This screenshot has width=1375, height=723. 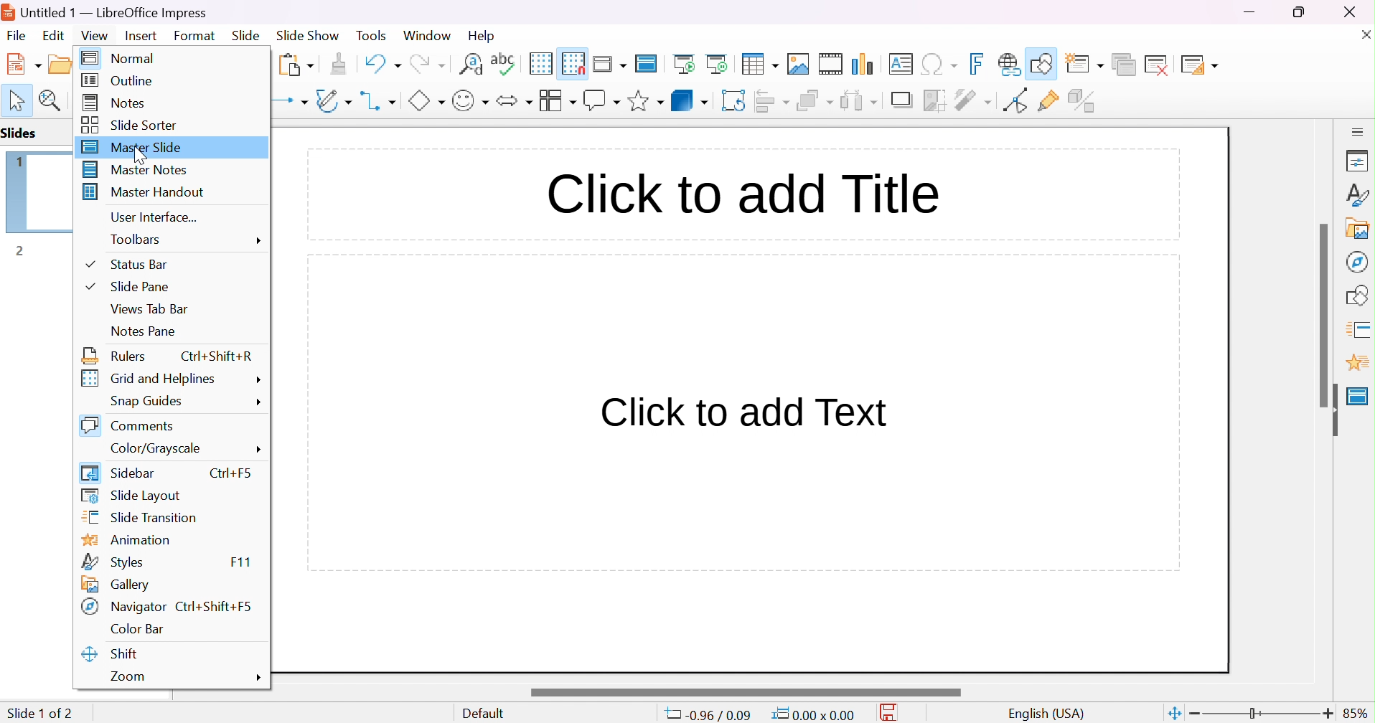 I want to click on slider, so click(x=1325, y=314).